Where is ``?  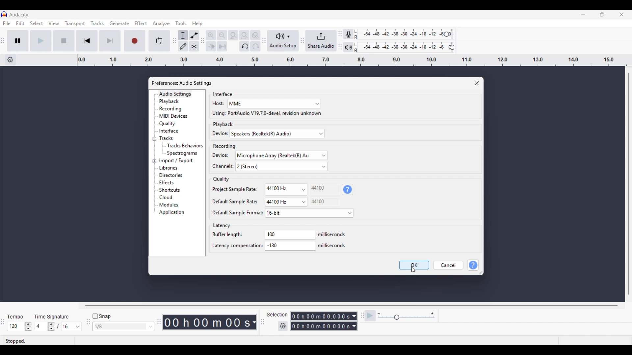  is located at coordinates (319, 201).